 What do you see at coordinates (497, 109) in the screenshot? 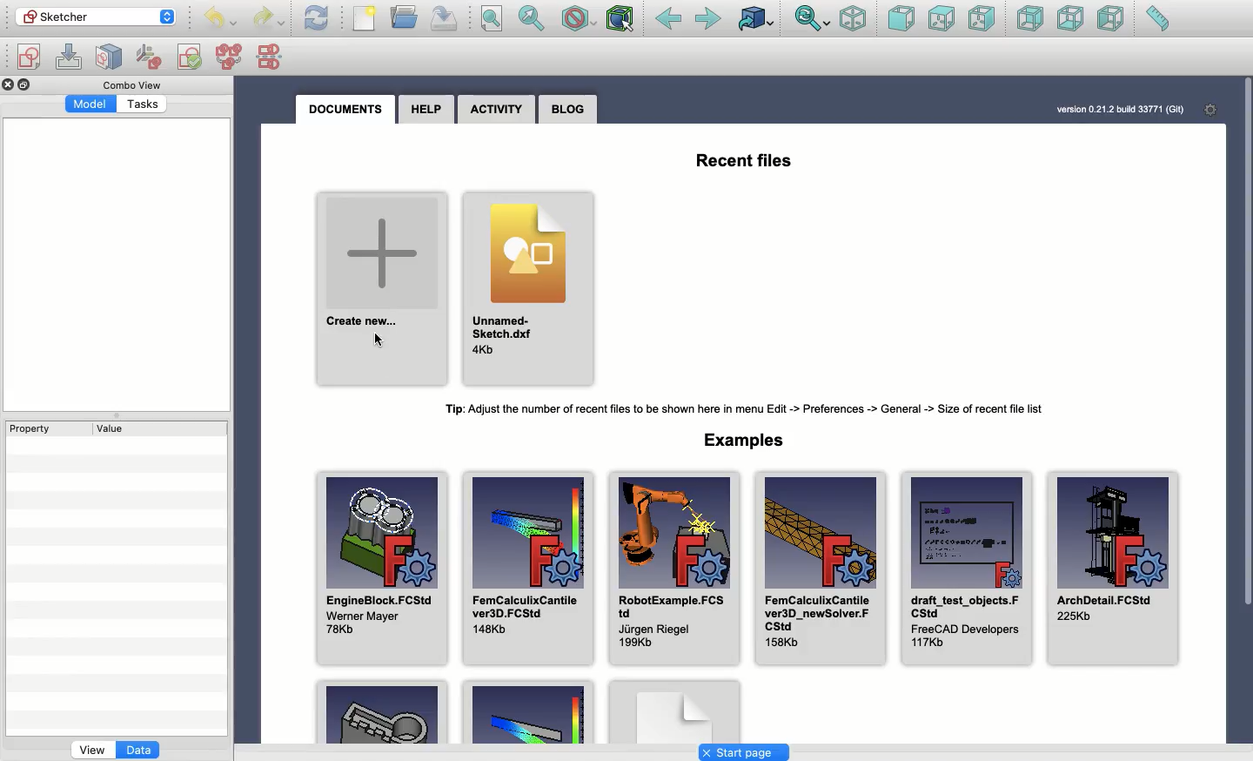
I see `Activity` at bounding box center [497, 109].